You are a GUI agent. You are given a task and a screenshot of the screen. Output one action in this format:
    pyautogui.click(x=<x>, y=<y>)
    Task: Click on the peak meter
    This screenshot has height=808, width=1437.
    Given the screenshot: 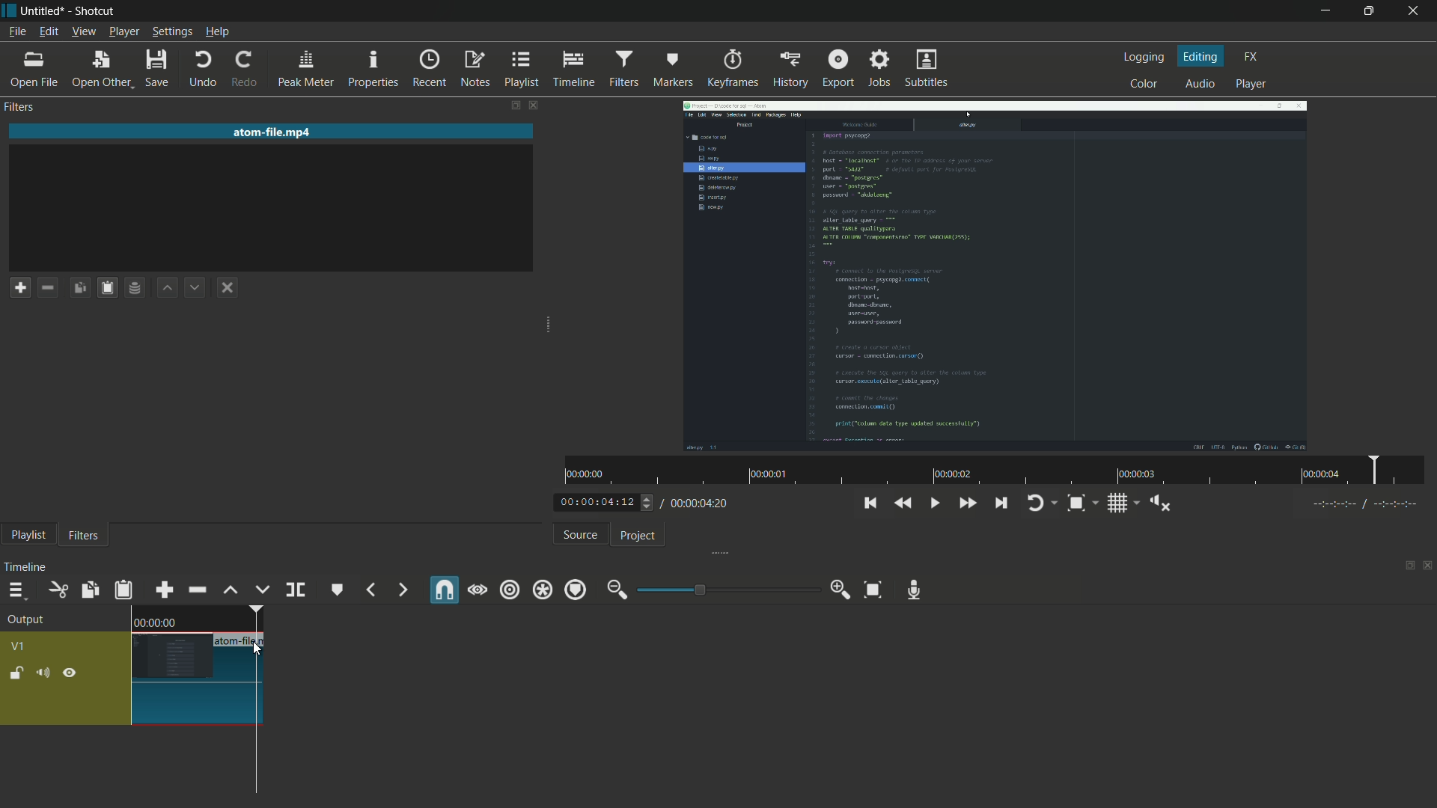 What is the action you would take?
    pyautogui.click(x=304, y=70)
    